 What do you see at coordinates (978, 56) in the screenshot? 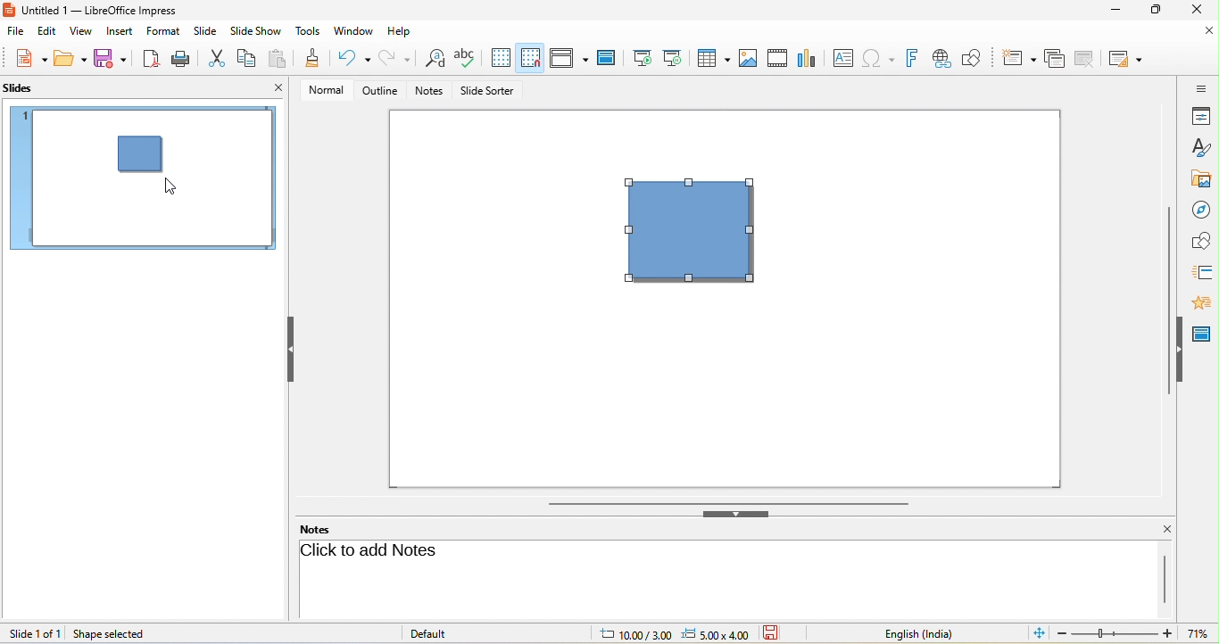
I see `show draw function` at bounding box center [978, 56].